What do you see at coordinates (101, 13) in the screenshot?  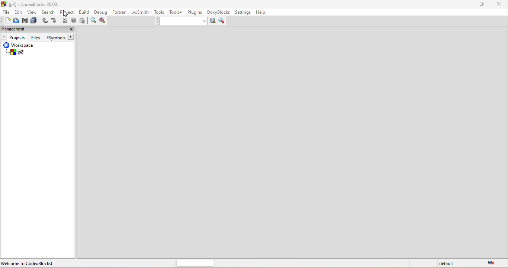 I see `debug` at bounding box center [101, 13].